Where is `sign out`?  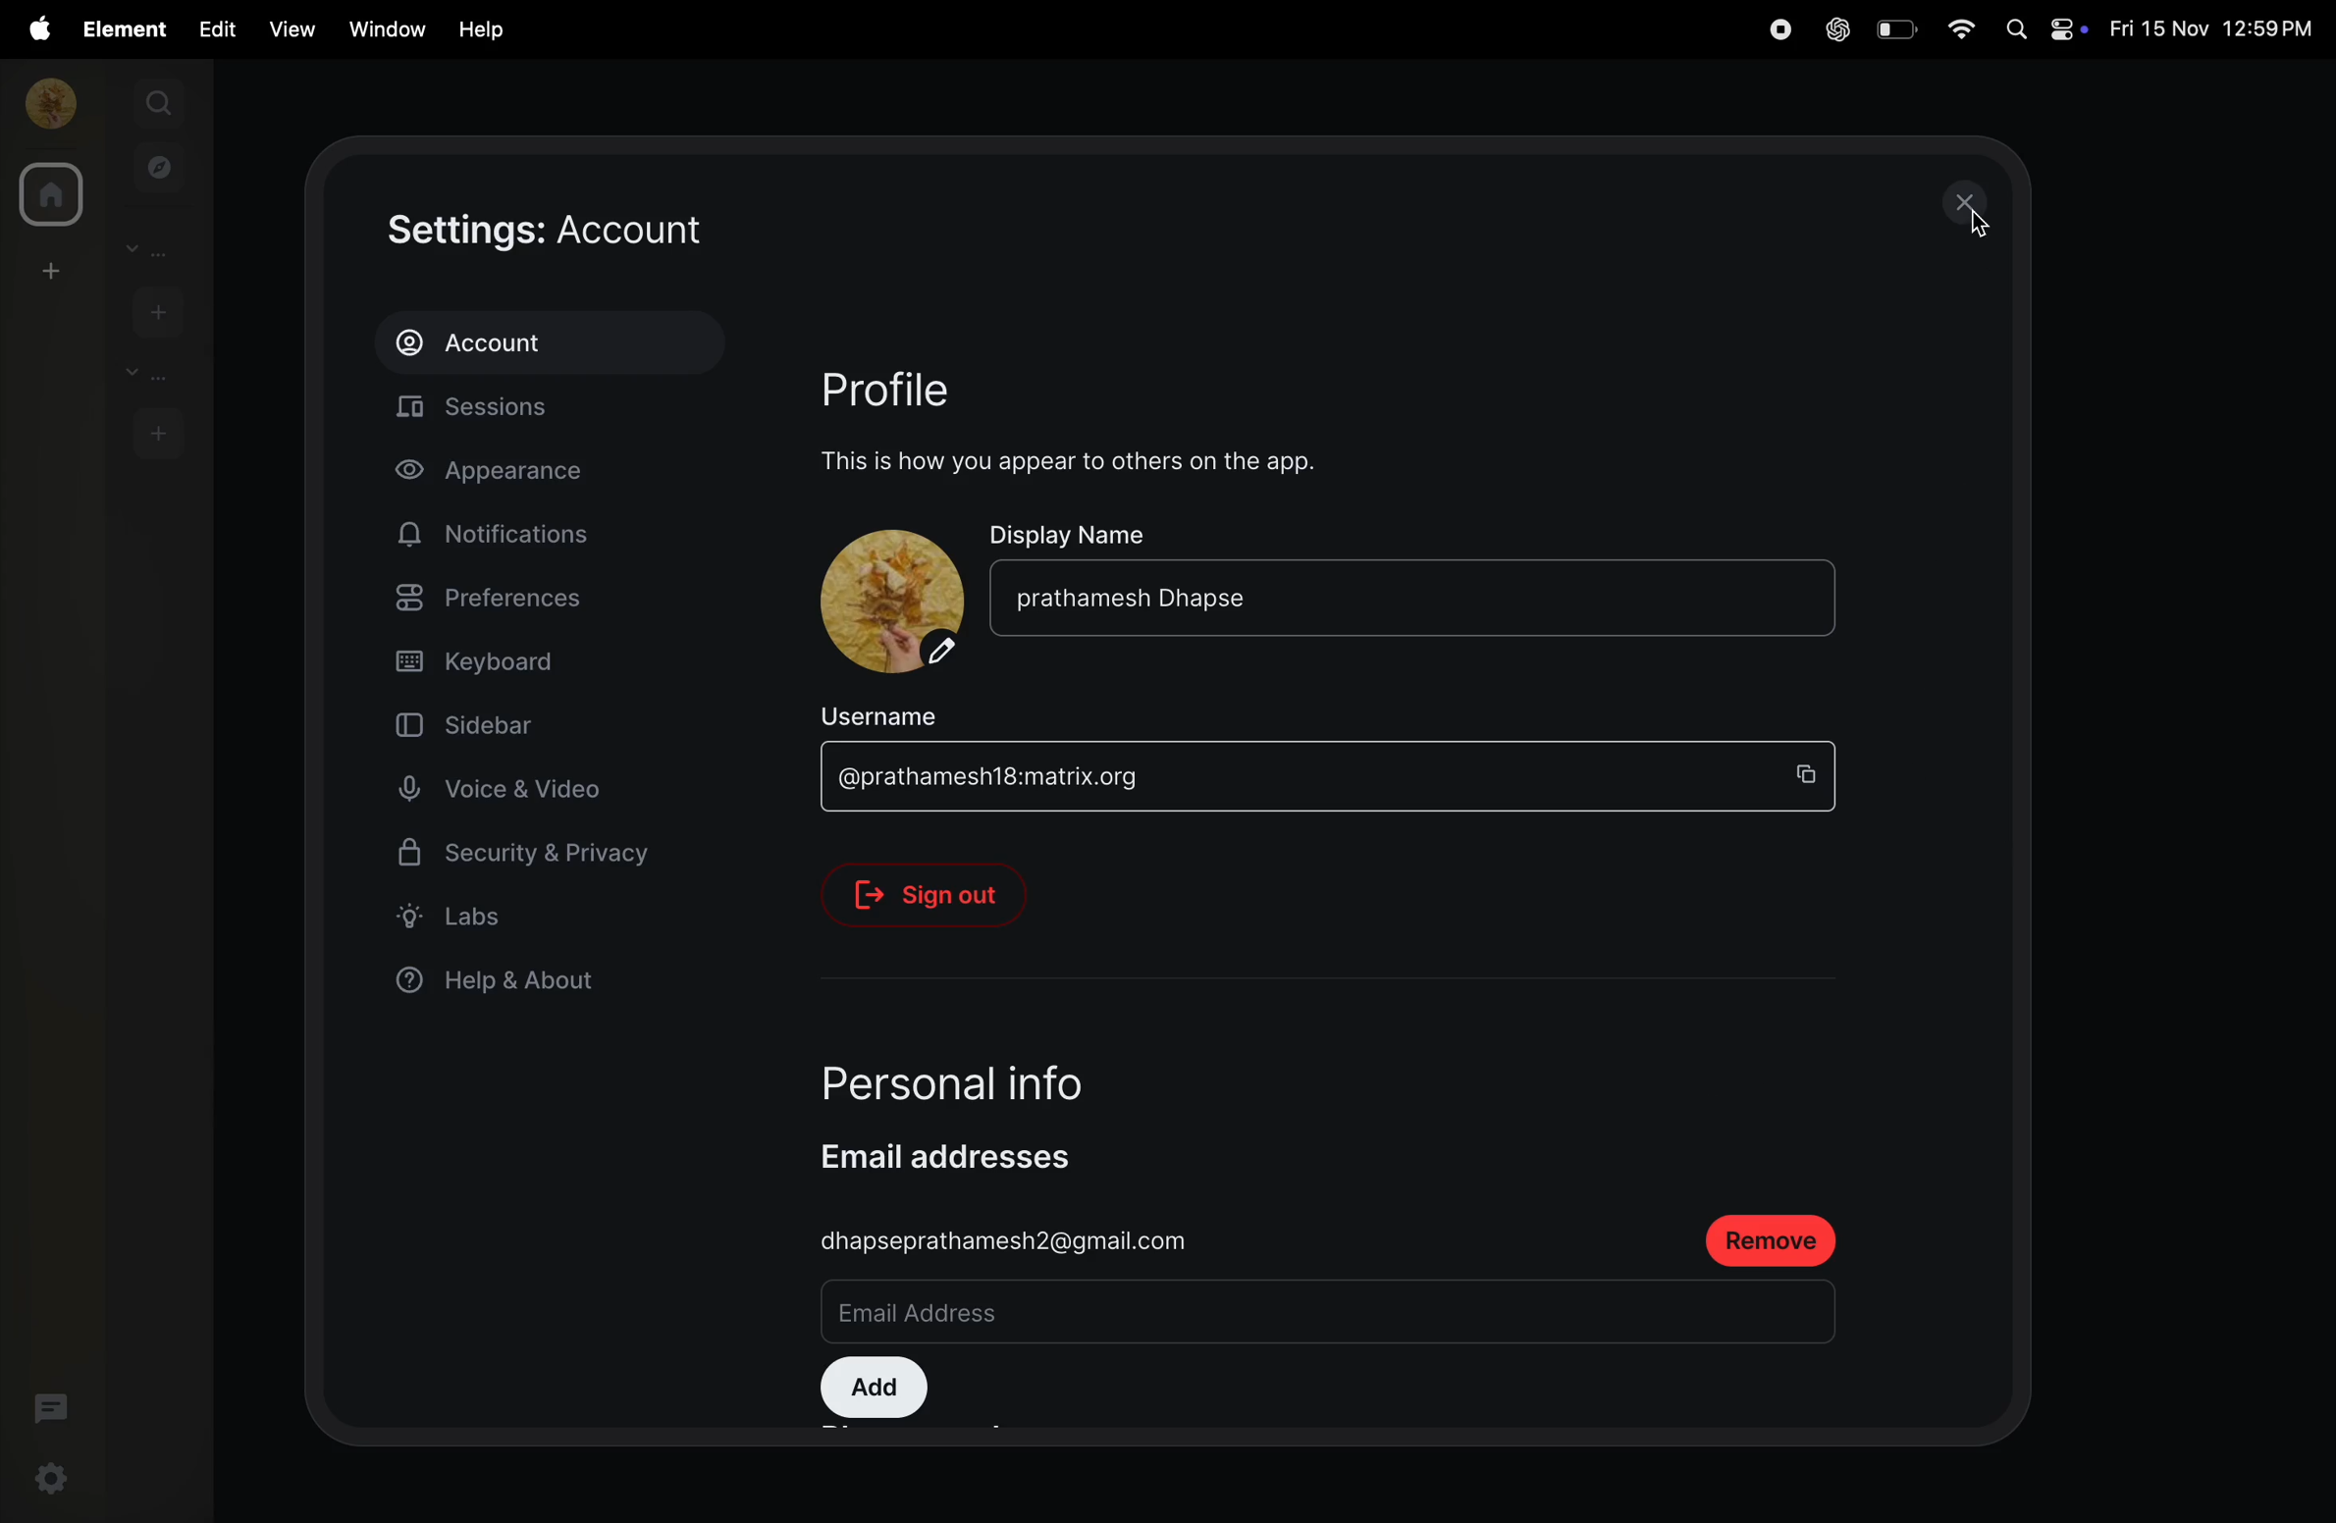 sign out is located at coordinates (939, 895).